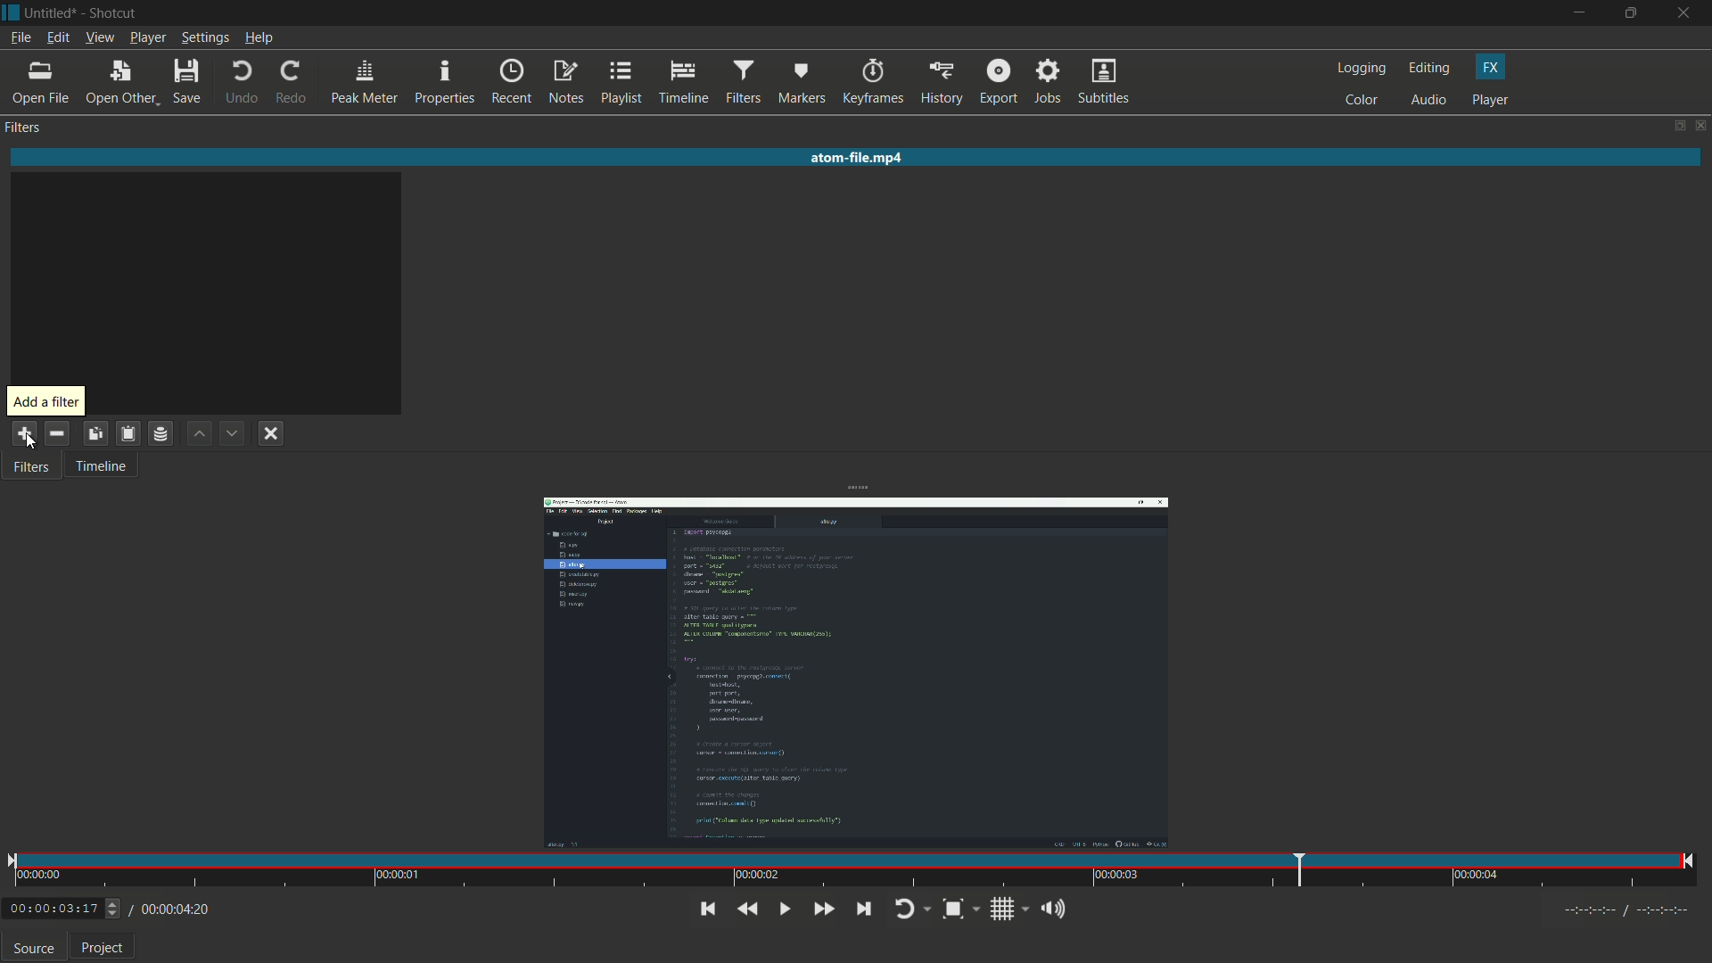 The width and height of the screenshot is (1712, 963). Describe the element at coordinates (114, 13) in the screenshot. I see `shotcut` at that location.